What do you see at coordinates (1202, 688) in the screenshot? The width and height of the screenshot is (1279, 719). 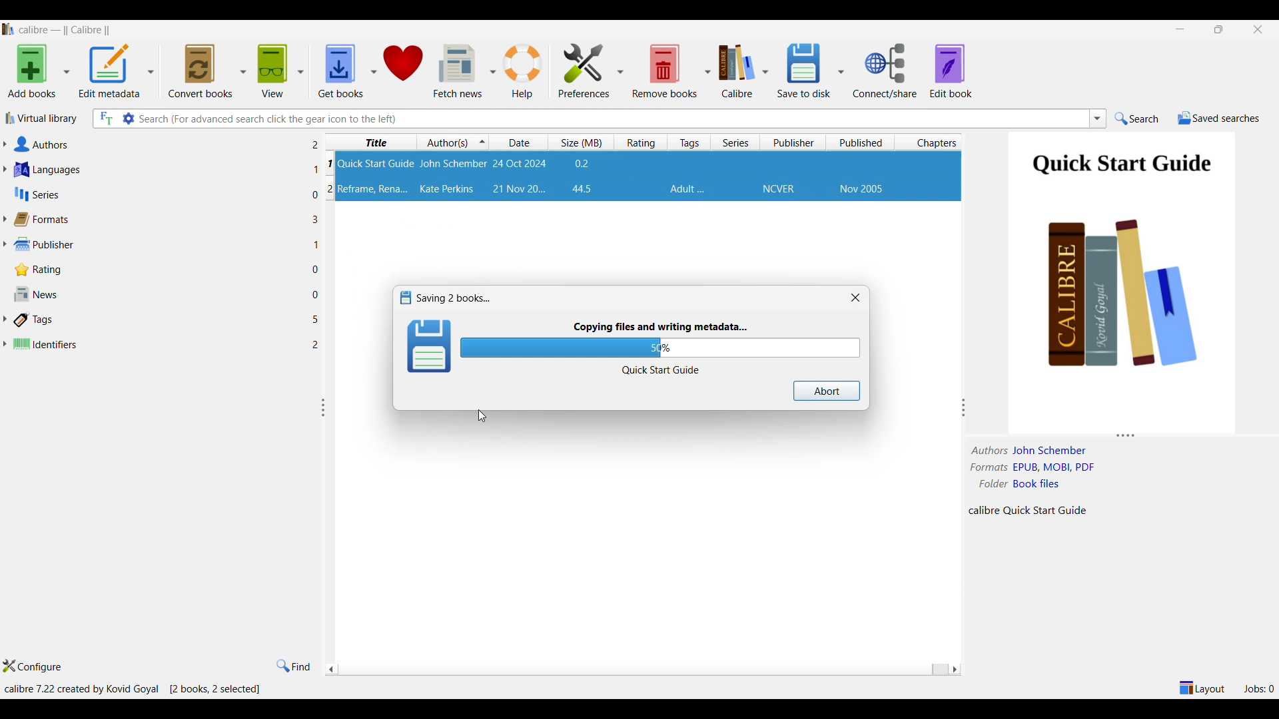 I see `Layout settings` at bounding box center [1202, 688].